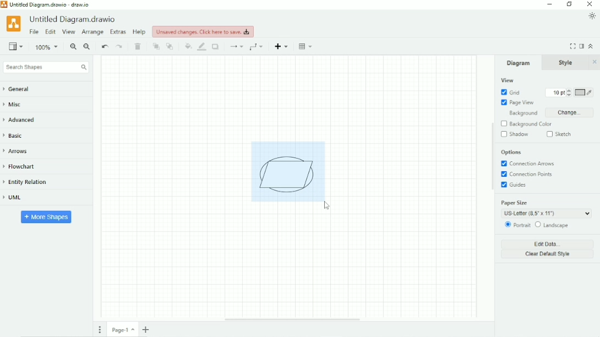 The width and height of the screenshot is (600, 337). What do you see at coordinates (24, 167) in the screenshot?
I see `Flowchart` at bounding box center [24, 167].